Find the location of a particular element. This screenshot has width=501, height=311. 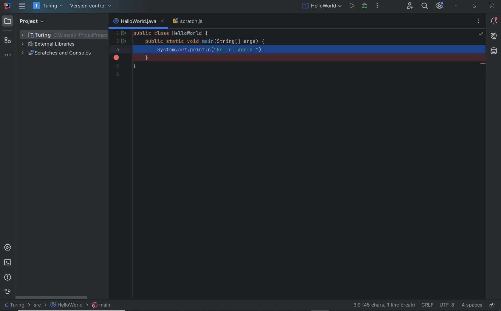

scratches and consoles is located at coordinates (57, 54).